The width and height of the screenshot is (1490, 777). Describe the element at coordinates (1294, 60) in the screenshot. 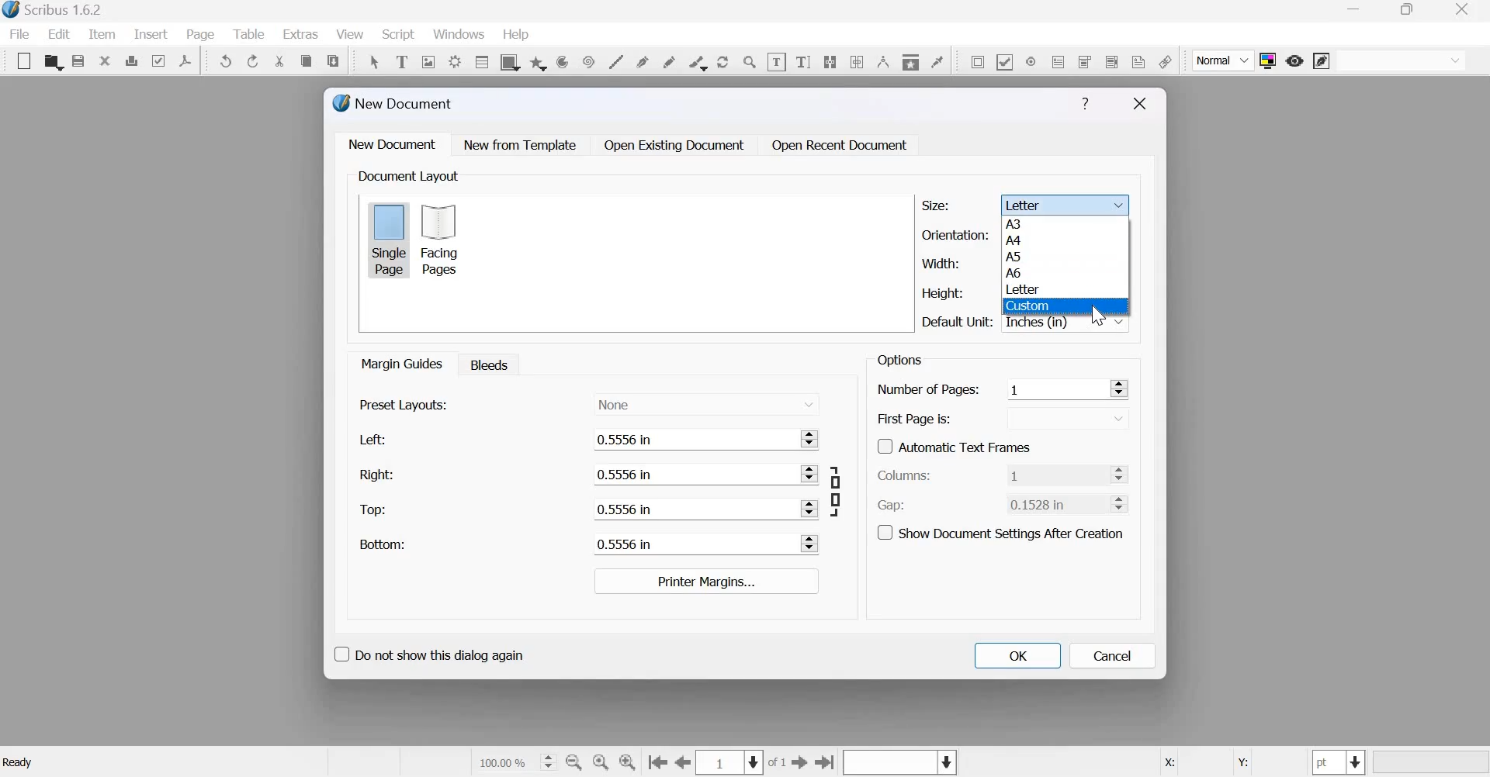

I see `preview mode` at that location.